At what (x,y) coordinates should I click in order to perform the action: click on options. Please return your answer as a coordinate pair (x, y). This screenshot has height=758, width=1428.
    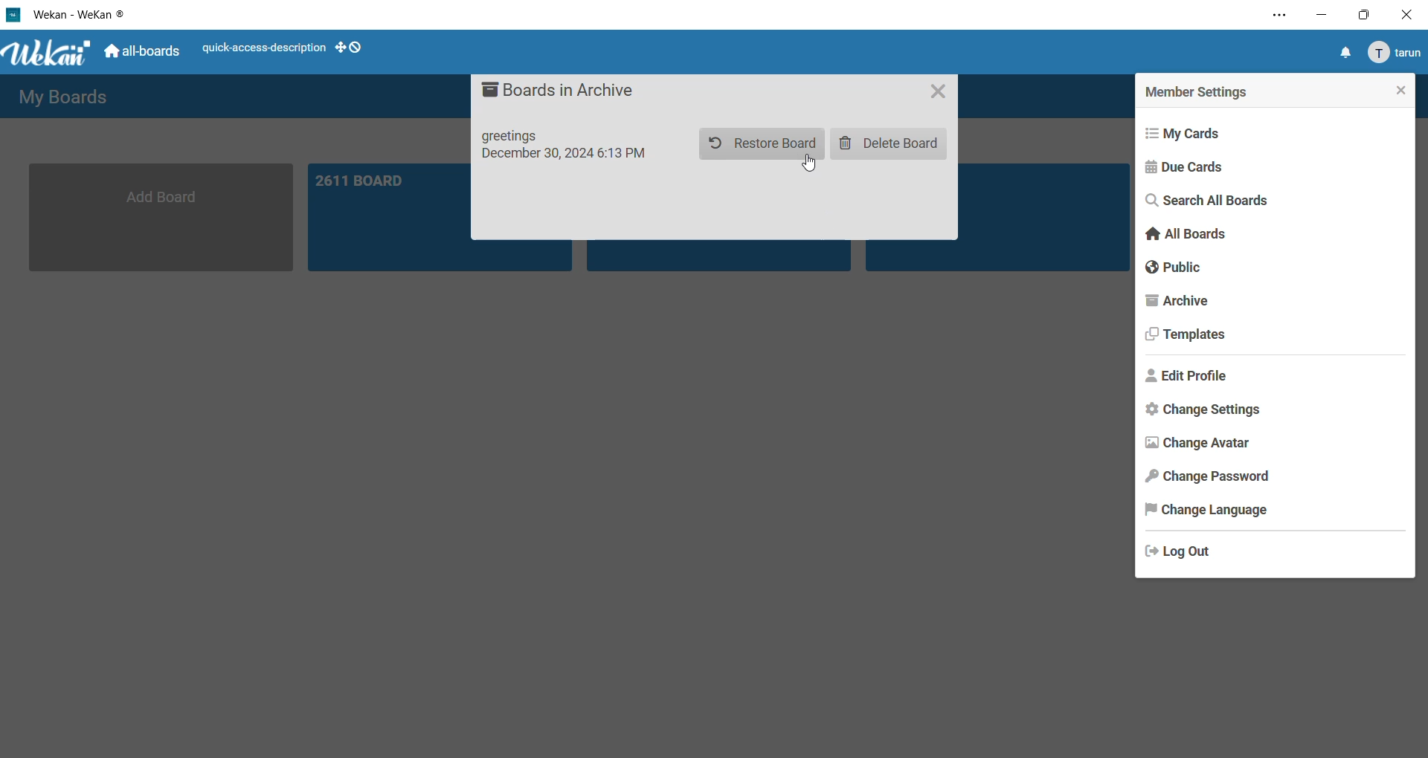
    Looking at the image, I should click on (1272, 18).